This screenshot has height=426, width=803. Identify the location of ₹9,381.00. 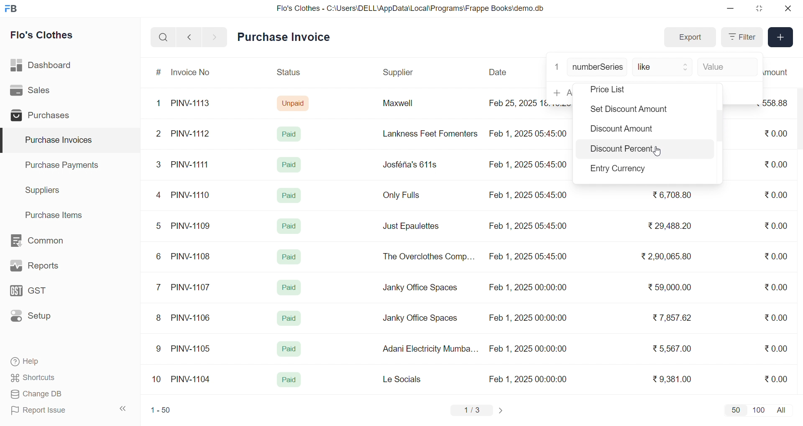
(672, 379).